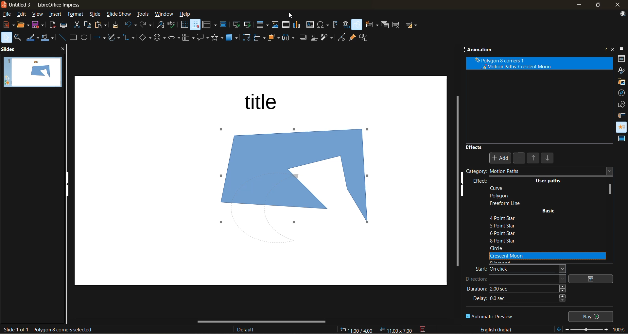 The image size is (628, 334). I want to click on window, so click(164, 14).